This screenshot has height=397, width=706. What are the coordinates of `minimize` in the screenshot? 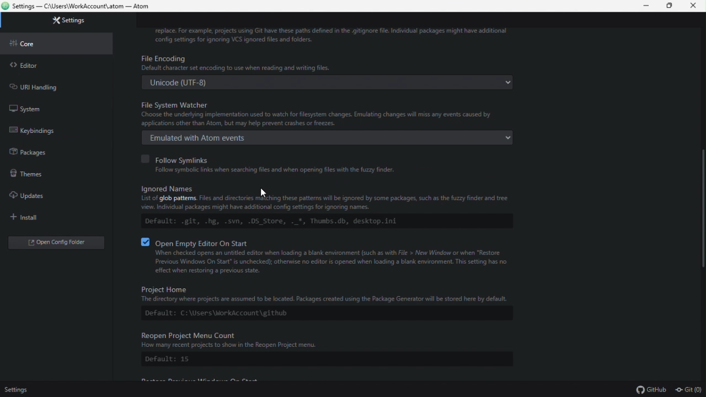 It's located at (641, 6).